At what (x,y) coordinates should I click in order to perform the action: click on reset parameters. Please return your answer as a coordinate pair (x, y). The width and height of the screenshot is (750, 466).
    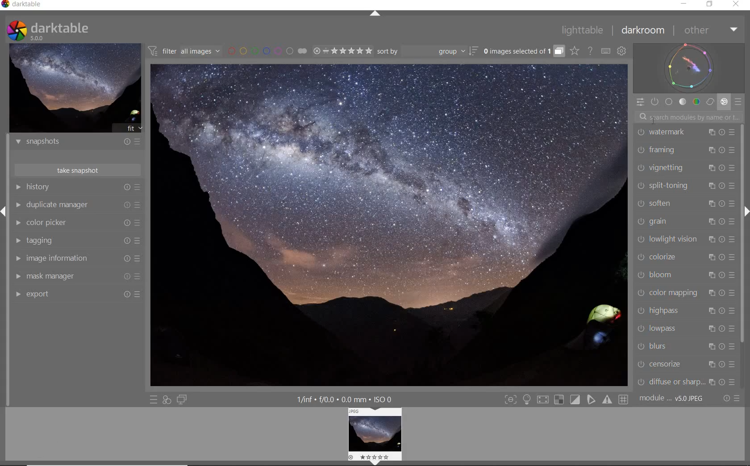
    Looking at the image, I should click on (723, 168).